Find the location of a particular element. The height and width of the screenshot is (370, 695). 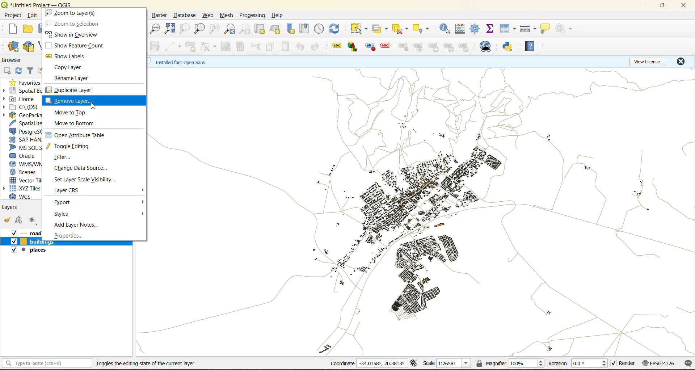

modify is located at coordinates (225, 47).